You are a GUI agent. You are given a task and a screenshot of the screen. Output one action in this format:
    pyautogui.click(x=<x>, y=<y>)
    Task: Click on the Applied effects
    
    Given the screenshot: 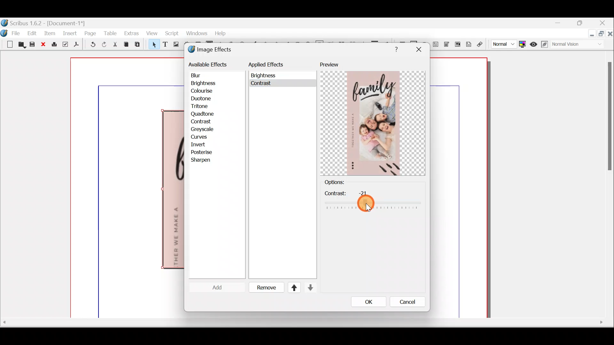 What is the action you would take?
    pyautogui.click(x=271, y=66)
    